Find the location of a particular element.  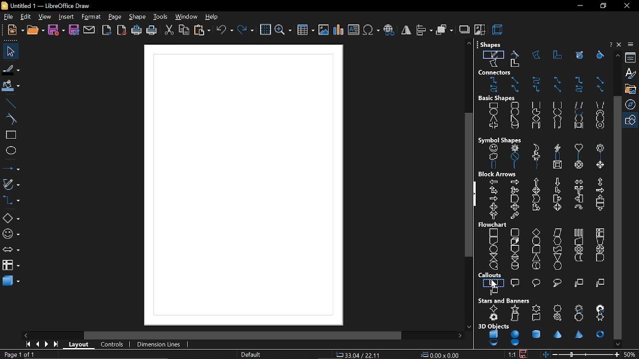

save is located at coordinates (524, 354).